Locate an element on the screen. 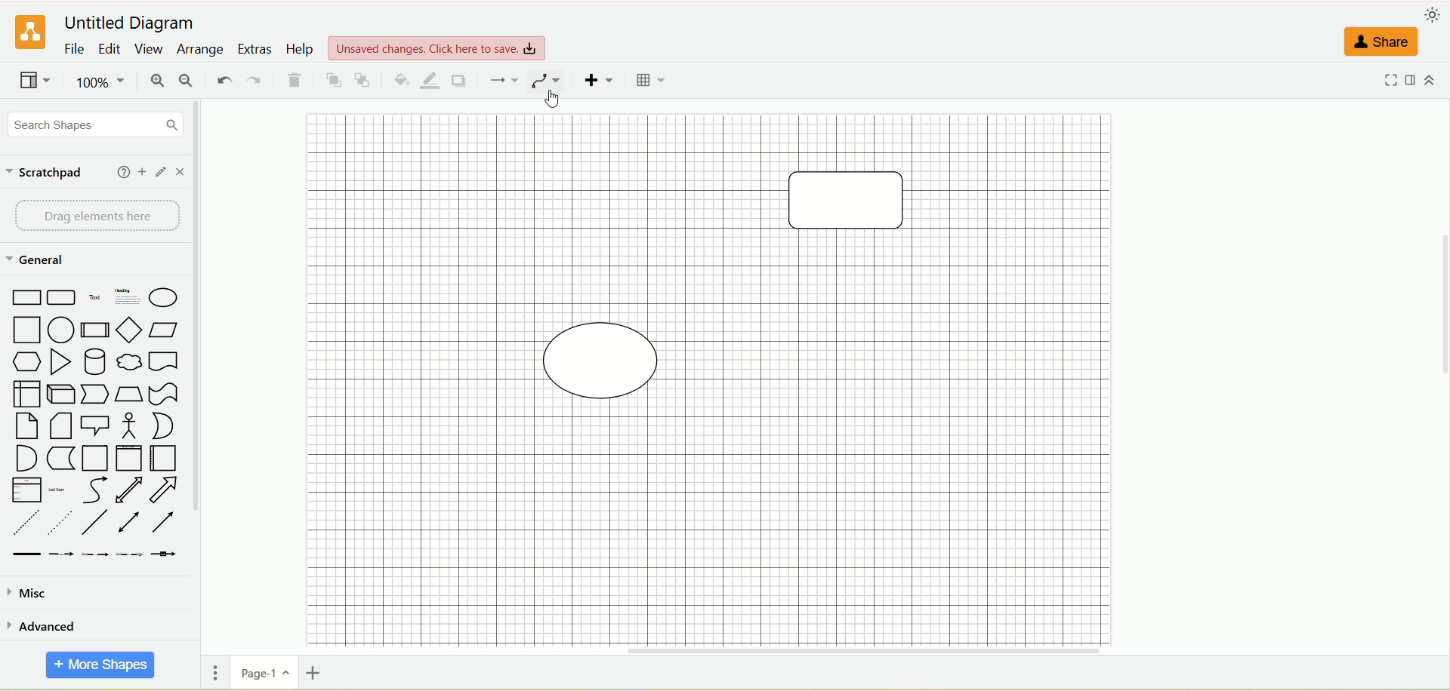 The width and height of the screenshot is (1450, 691). insert is located at coordinates (597, 81).